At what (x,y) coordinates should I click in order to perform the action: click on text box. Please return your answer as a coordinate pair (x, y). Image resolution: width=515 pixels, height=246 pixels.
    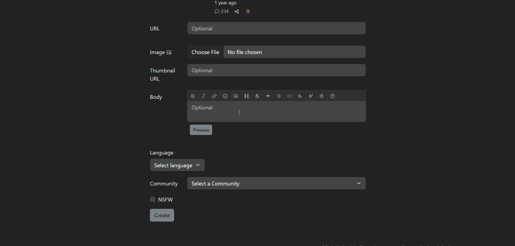
    Looking at the image, I should click on (276, 111).